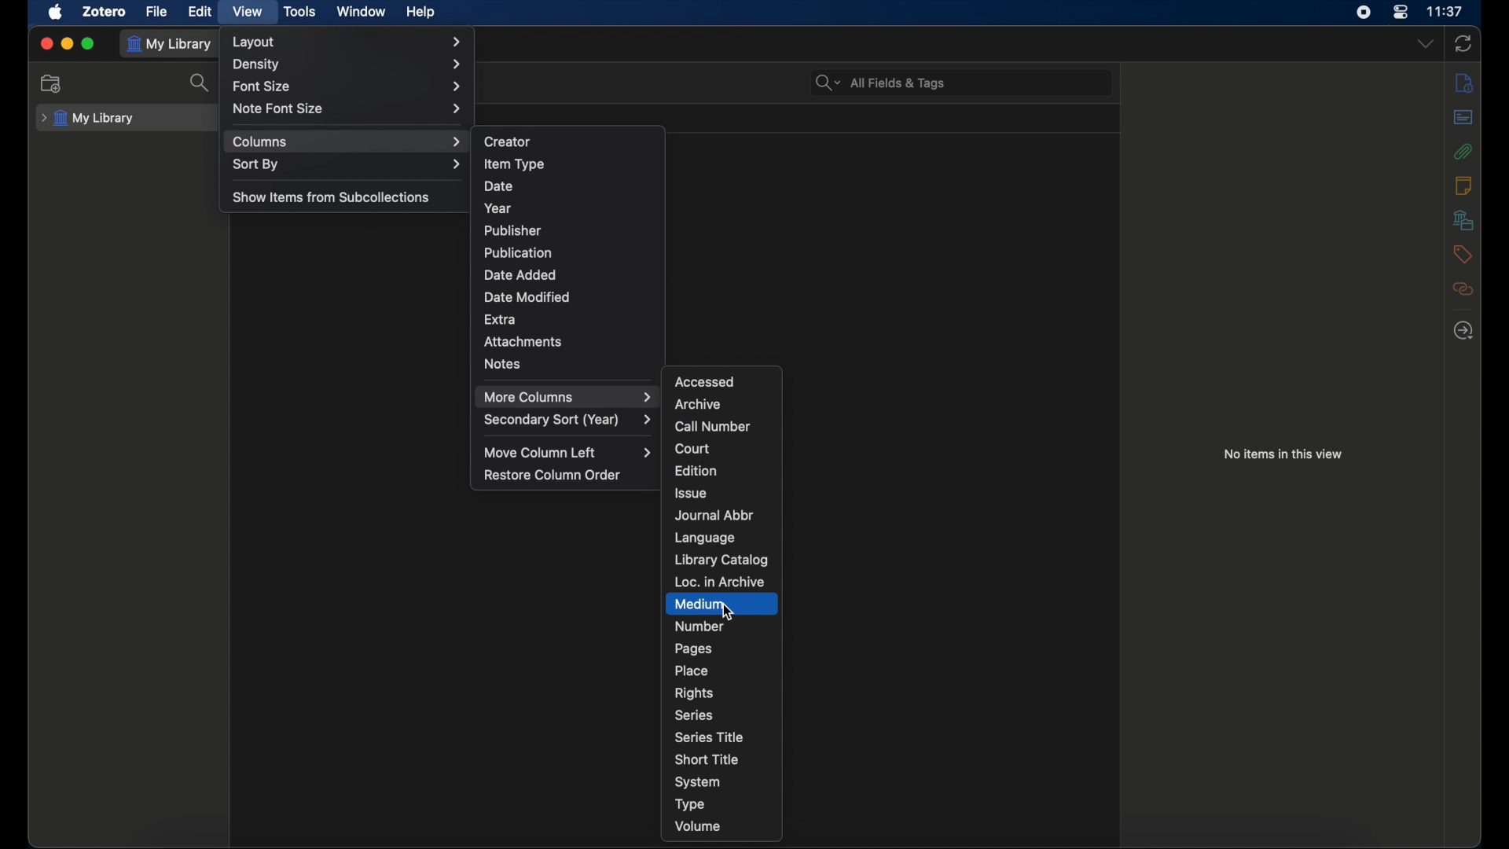  I want to click on series, so click(694, 715).